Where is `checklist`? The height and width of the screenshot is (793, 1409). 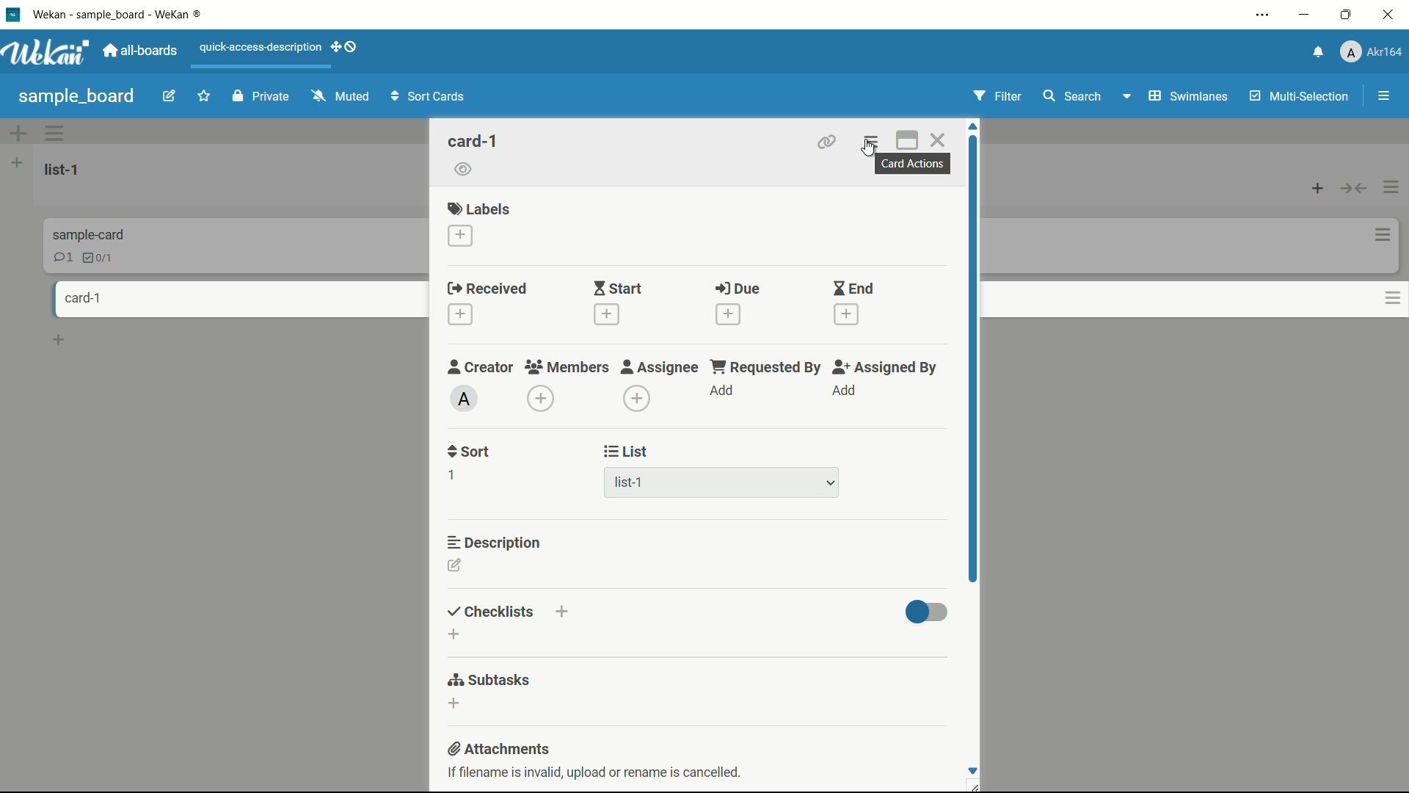 checklist is located at coordinates (96, 258).